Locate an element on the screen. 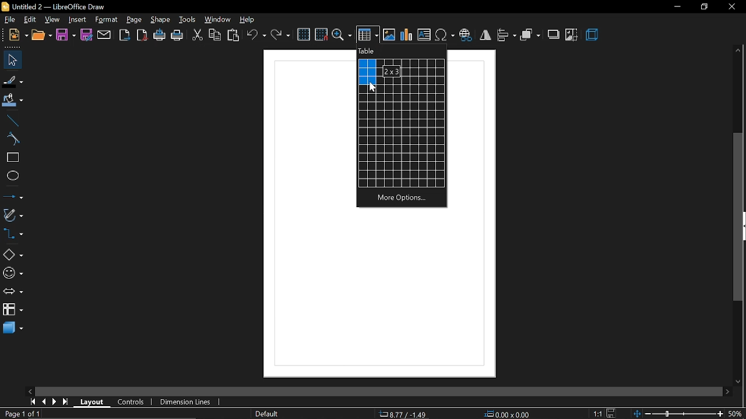 The width and height of the screenshot is (746, 419). insert text is located at coordinates (424, 34).